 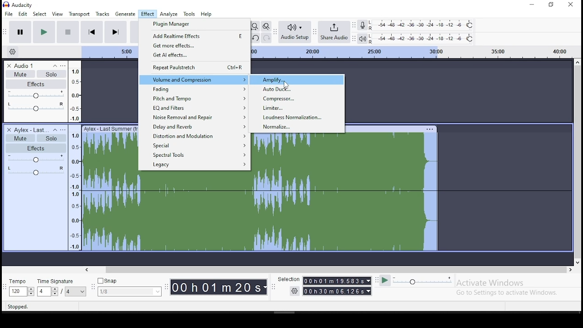 I want to click on spectral tools, so click(x=197, y=154).